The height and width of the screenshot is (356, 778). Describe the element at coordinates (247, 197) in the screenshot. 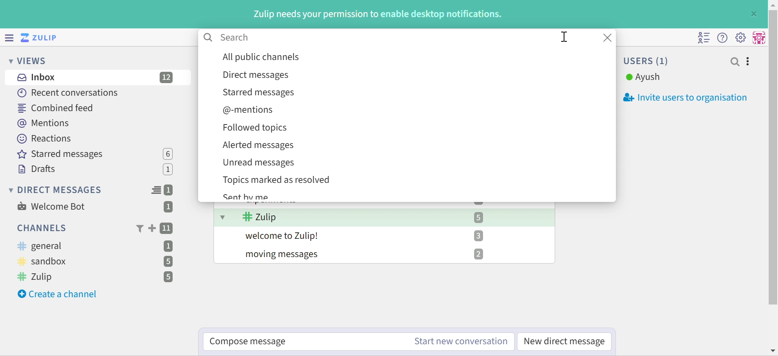

I see `Sent by me` at that location.